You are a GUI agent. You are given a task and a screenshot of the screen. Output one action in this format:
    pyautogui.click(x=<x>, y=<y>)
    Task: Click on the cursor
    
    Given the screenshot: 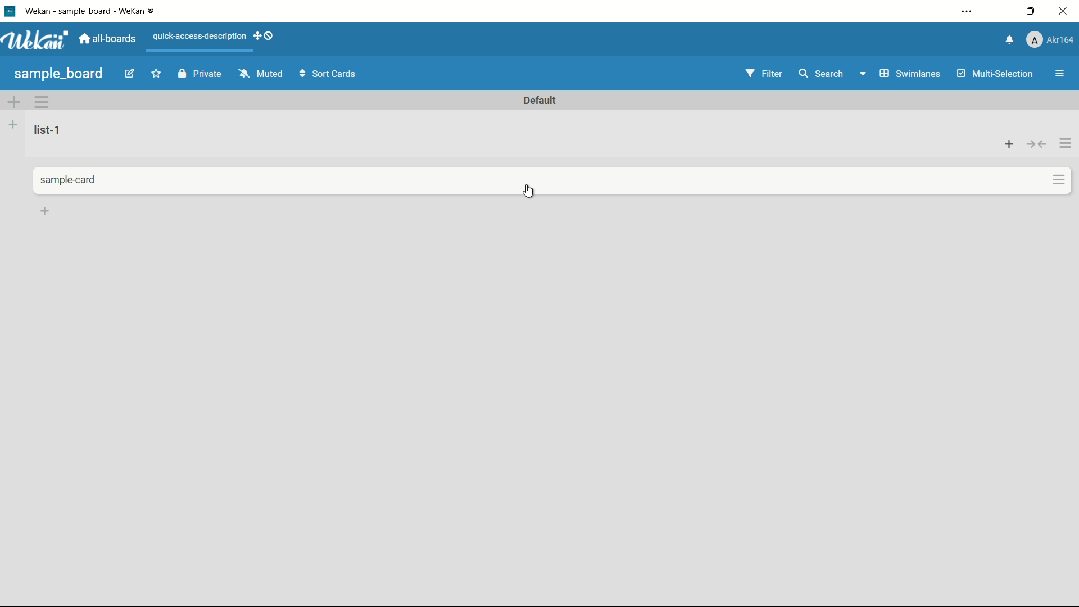 What is the action you would take?
    pyautogui.click(x=529, y=192)
    